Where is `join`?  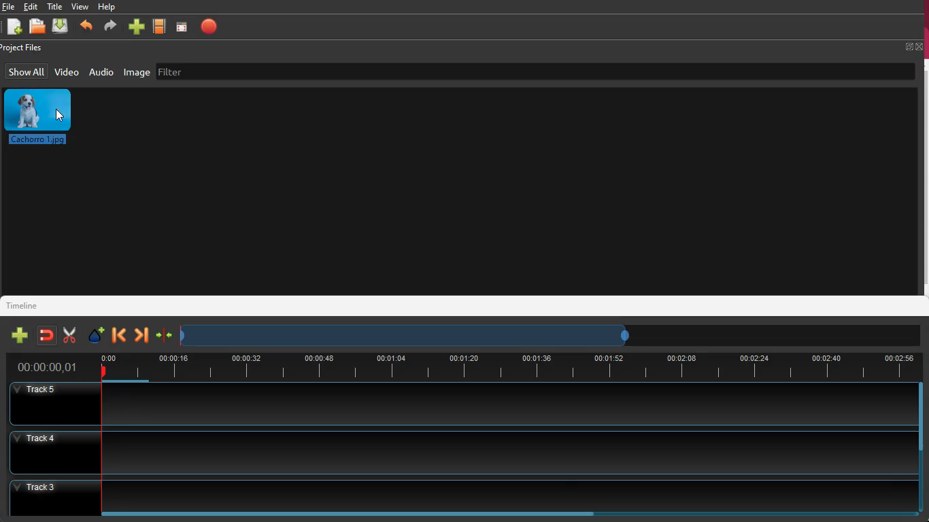
join is located at coordinates (165, 335).